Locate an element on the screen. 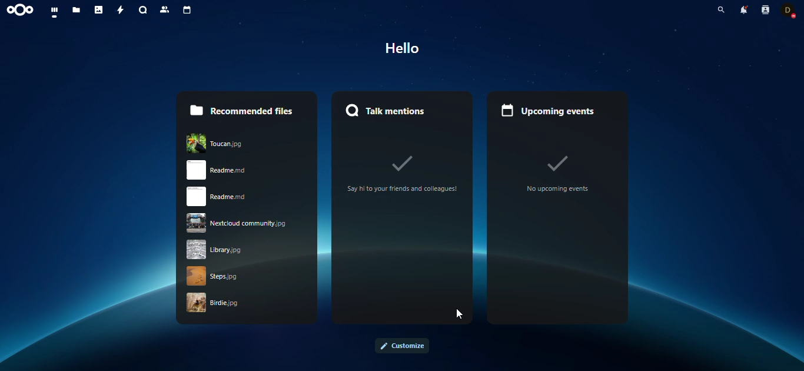  no upcoming events is located at coordinates (569, 172).